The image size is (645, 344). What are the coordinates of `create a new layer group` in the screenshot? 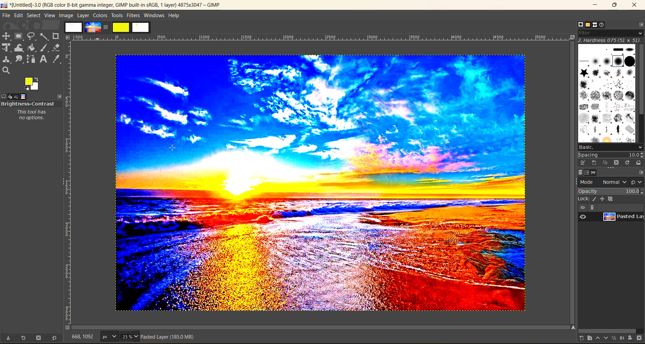 It's located at (593, 339).